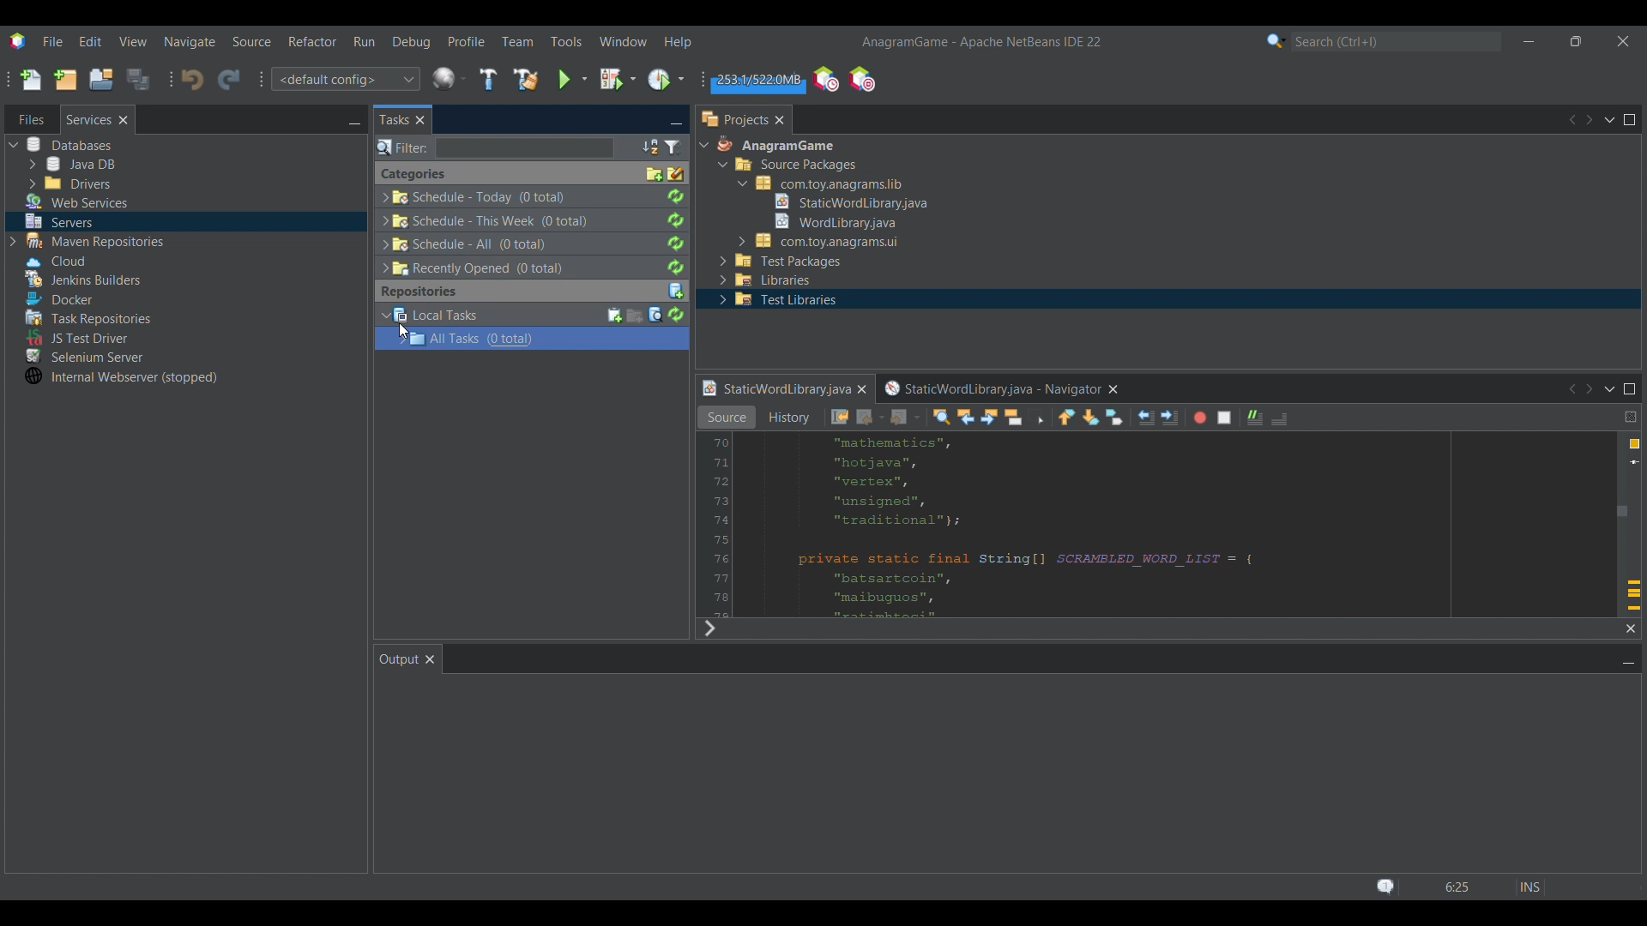 Image resolution: width=1647 pixels, height=926 pixels. I want to click on , so click(778, 387).